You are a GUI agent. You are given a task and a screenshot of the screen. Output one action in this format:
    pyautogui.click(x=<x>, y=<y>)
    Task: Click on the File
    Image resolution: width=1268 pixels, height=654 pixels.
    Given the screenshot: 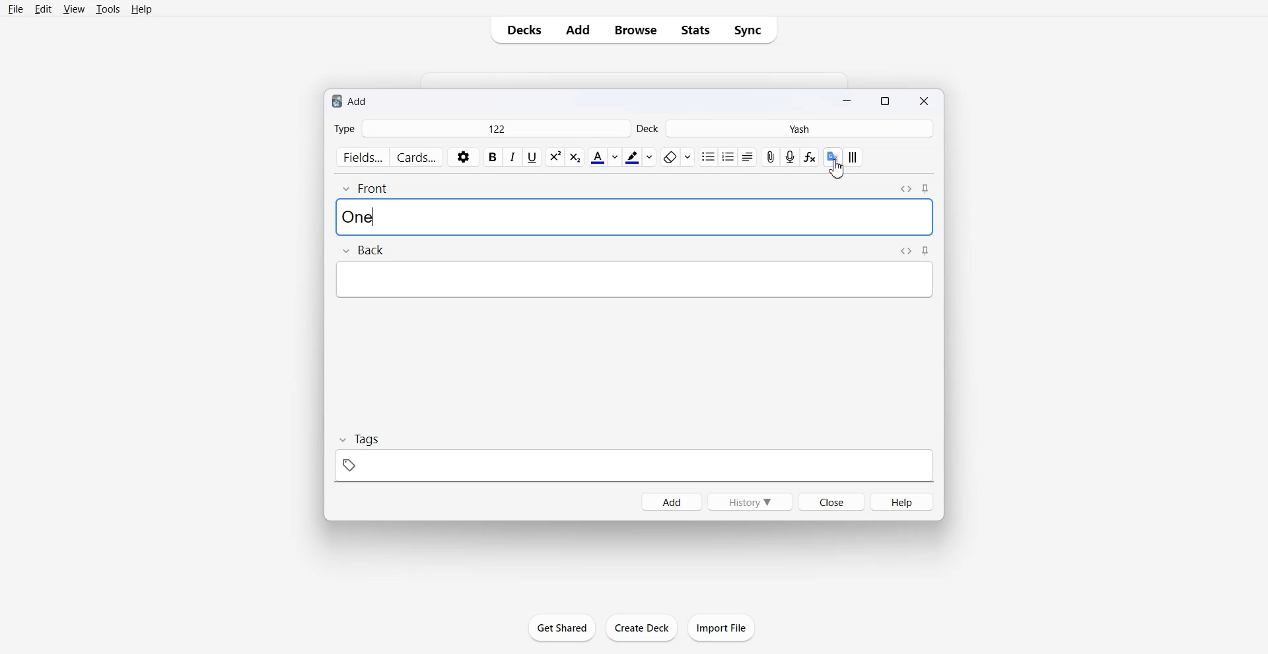 What is the action you would take?
    pyautogui.click(x=17, y=9)
    